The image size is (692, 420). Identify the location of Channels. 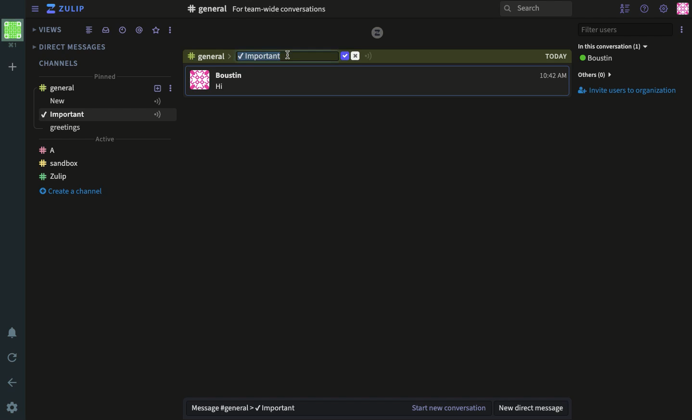
(60, 61).